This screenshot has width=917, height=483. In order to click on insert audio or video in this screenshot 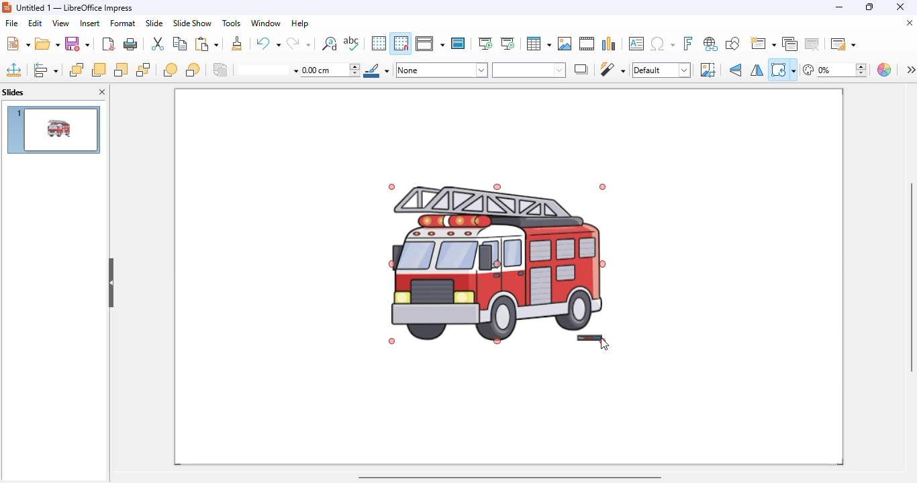, I will do `click(587, 44)`.